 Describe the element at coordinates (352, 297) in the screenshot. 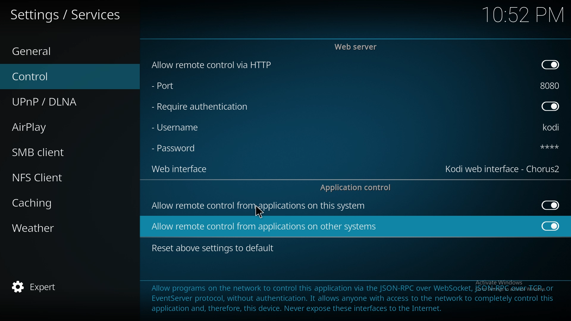

I see `info` at that location.